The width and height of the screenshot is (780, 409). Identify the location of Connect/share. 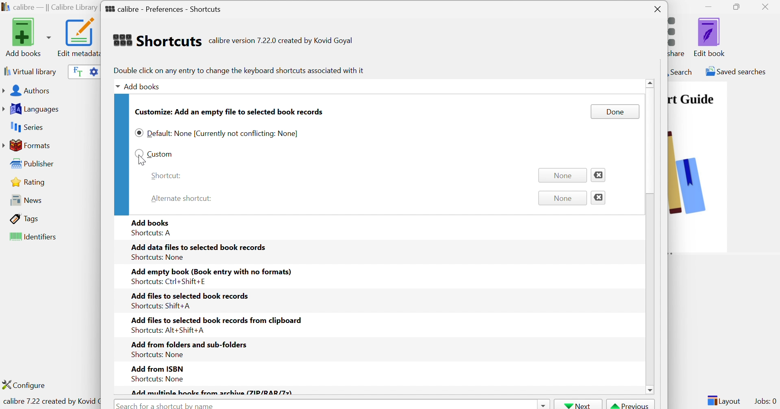
(679, 35).